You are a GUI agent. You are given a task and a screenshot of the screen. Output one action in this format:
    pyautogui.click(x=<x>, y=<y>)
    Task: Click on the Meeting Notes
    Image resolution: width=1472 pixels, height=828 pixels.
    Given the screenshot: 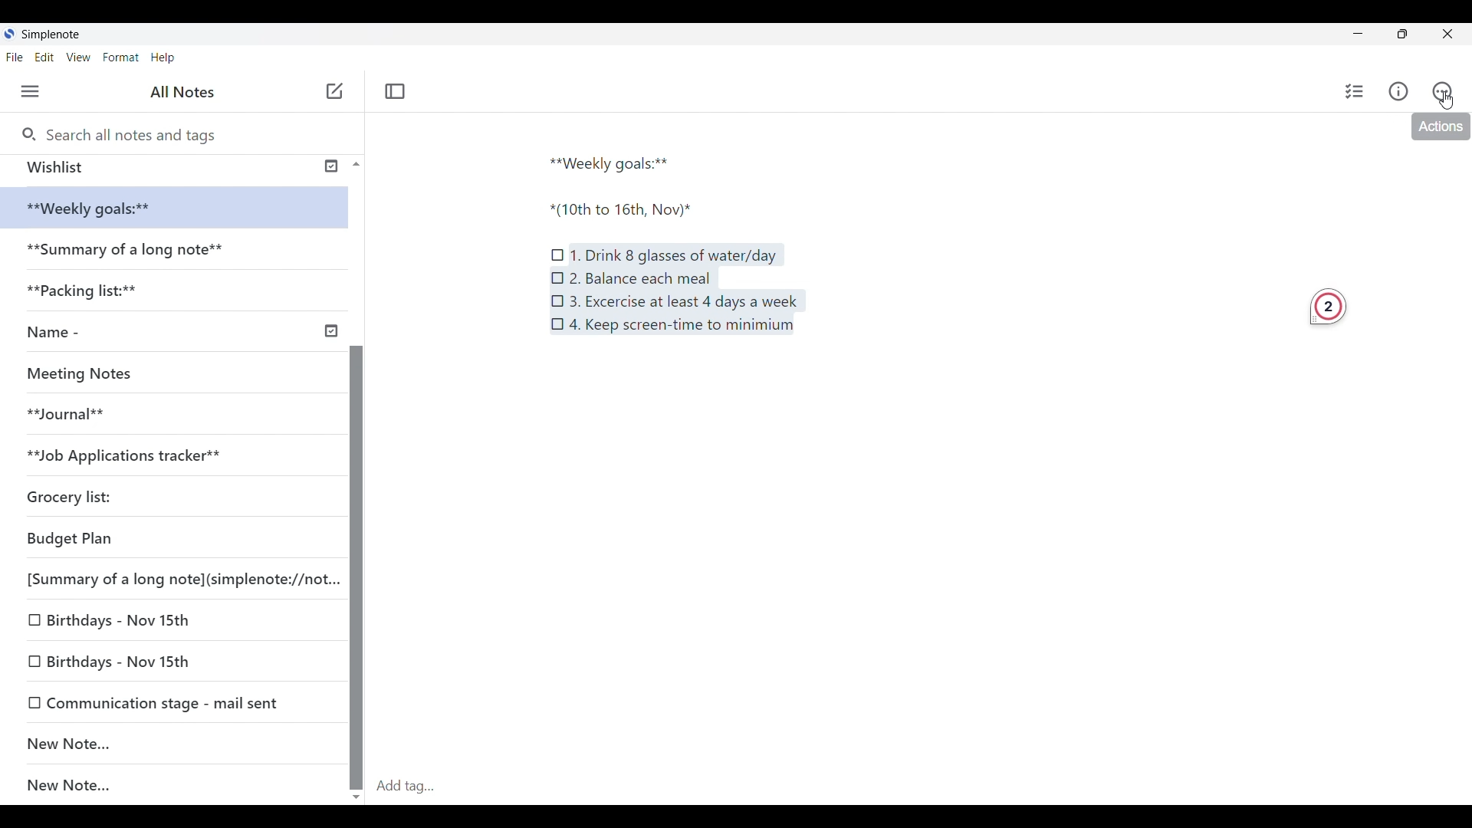 What is the action you would take?
    pyautogui.click(x=86, y=371)
    